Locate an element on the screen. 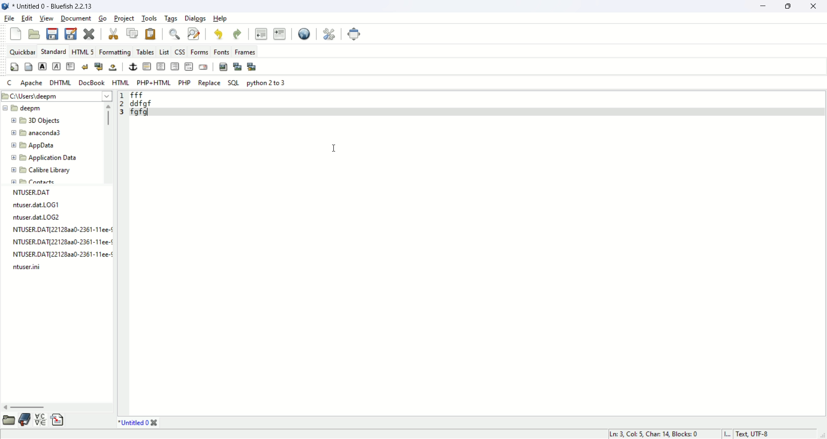 The image size is (827, 439). calibre Library is located at coordinates (41, 171).